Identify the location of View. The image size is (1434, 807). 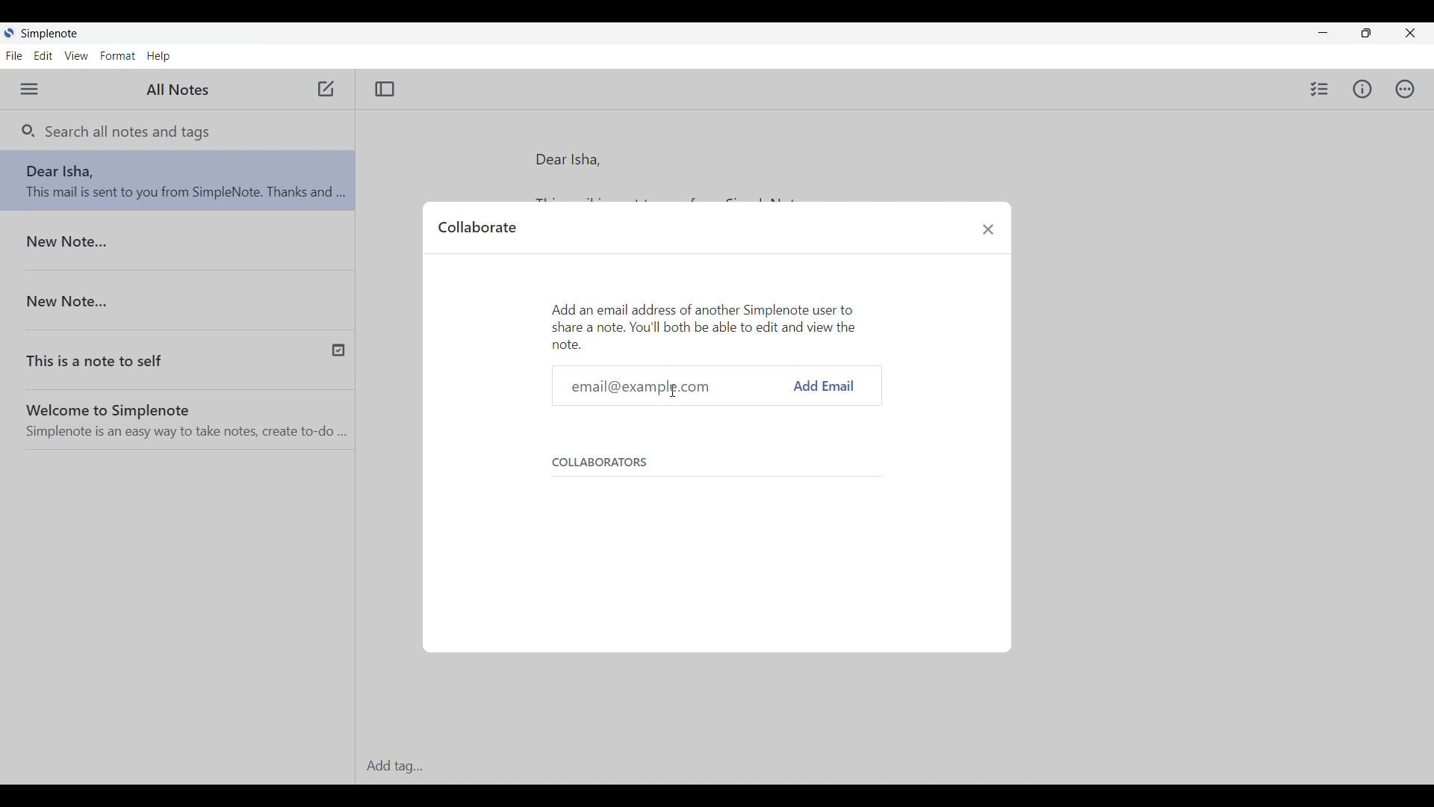
(77, 55).